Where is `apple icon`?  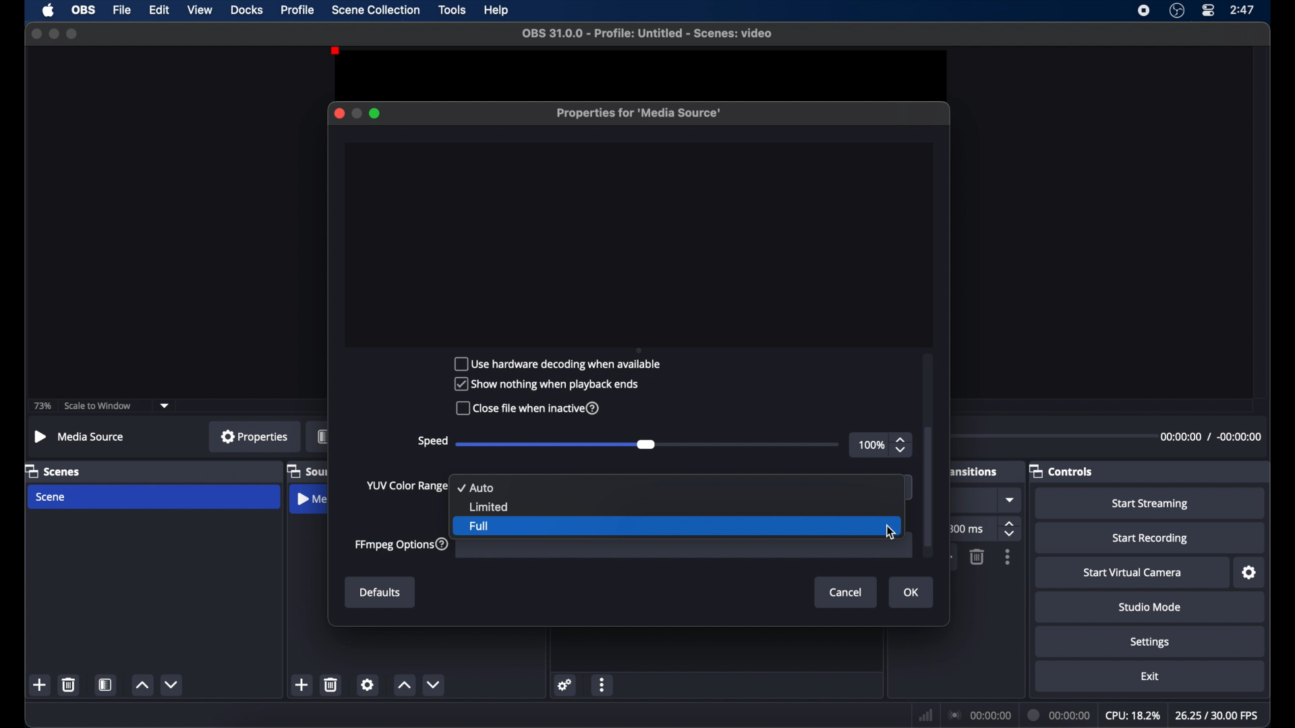
apple icon is located at coordinates (49, 10).